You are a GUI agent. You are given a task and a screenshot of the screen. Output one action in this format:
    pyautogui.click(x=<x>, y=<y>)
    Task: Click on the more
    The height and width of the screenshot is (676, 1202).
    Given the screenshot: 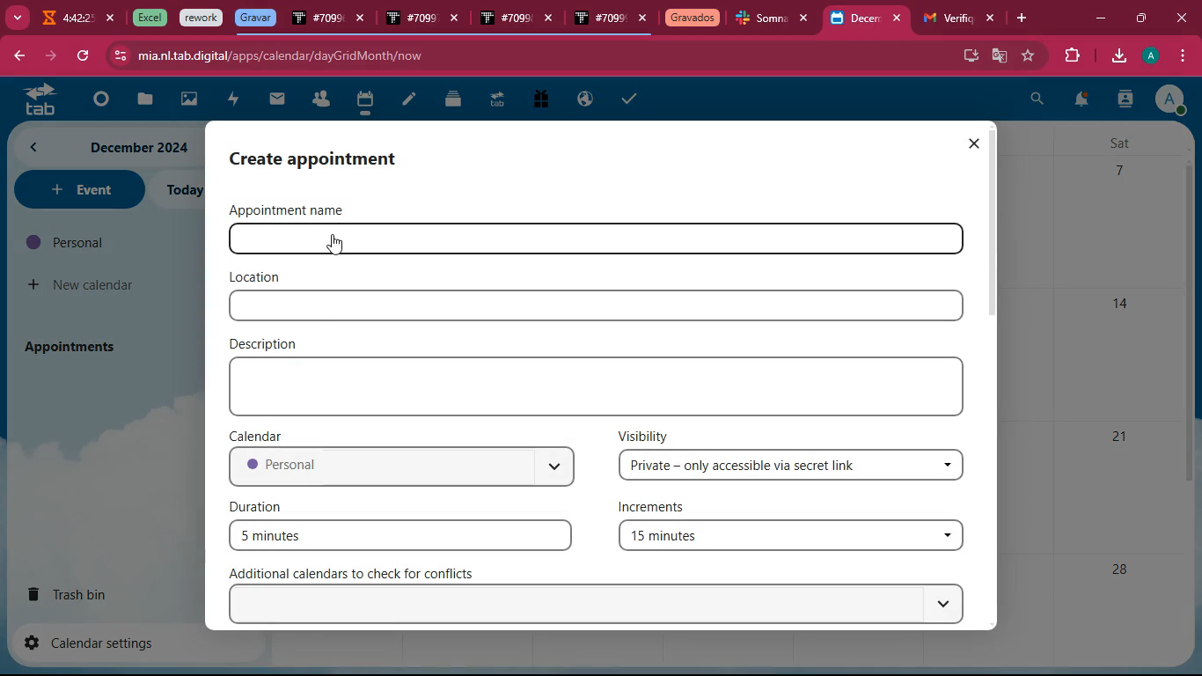 What is the action you would take?
    pyautogui.click(x=16, y=16)
    